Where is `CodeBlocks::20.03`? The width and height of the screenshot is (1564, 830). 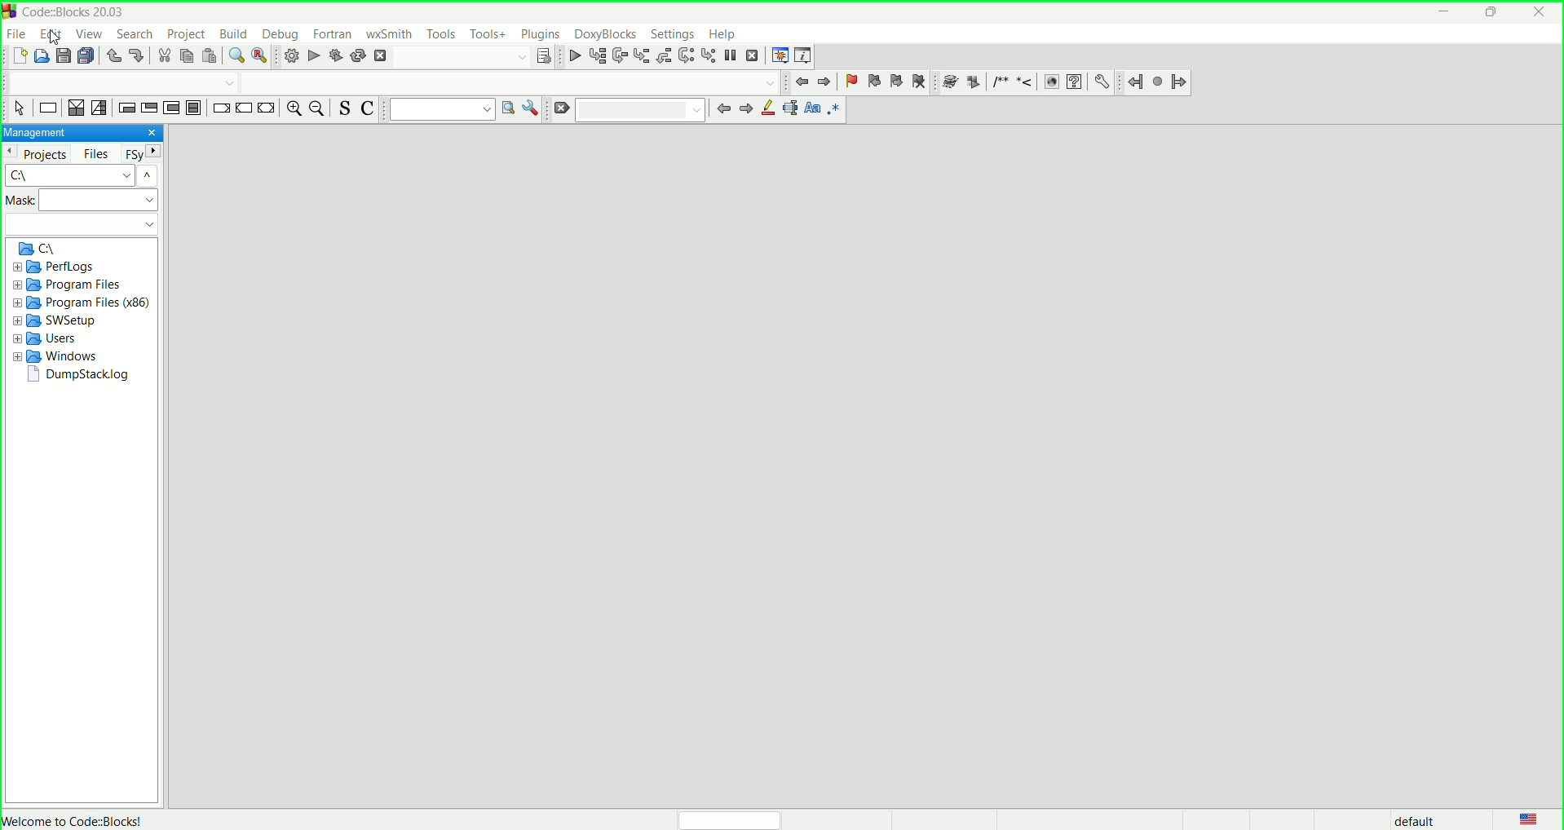 CodeBlocks::20.03 is located at coordinates (86, 12).